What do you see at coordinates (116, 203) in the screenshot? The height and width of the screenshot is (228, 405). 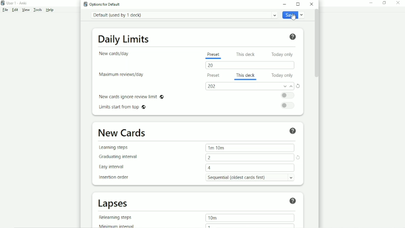 I see `Lapses` at bounding box center [116, 203].